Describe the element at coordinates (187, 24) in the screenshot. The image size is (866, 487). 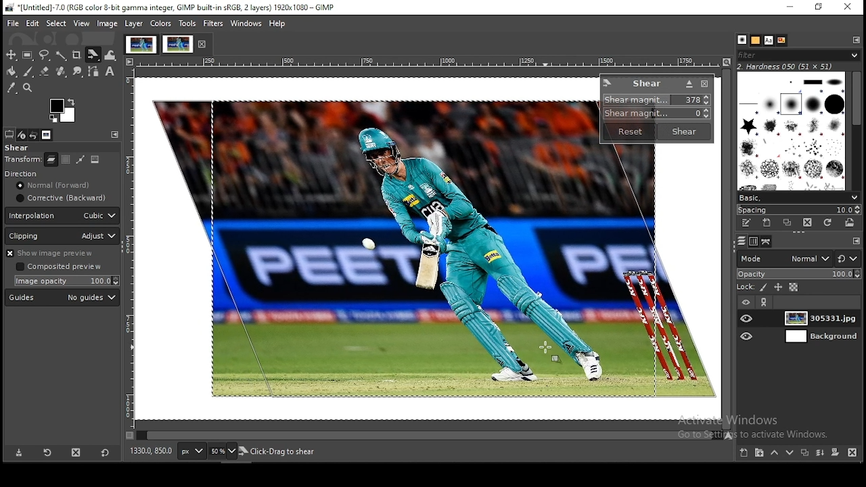
I see `tools` at that location.